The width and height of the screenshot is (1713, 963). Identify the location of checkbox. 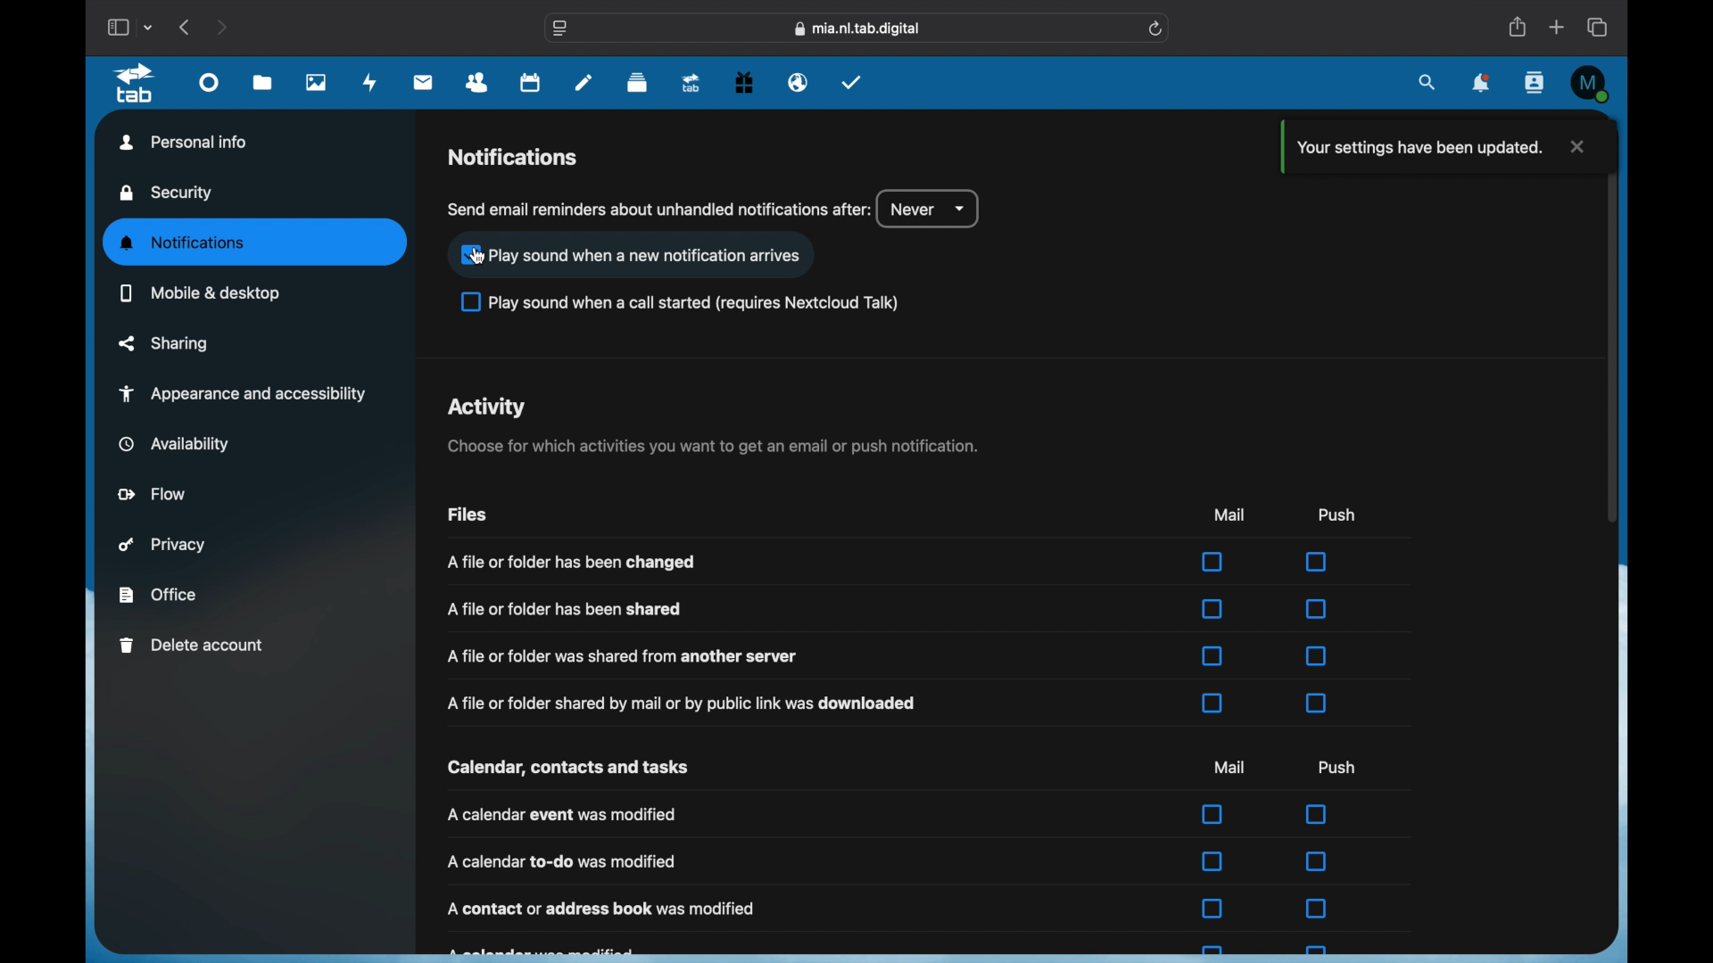
(1317, 813).